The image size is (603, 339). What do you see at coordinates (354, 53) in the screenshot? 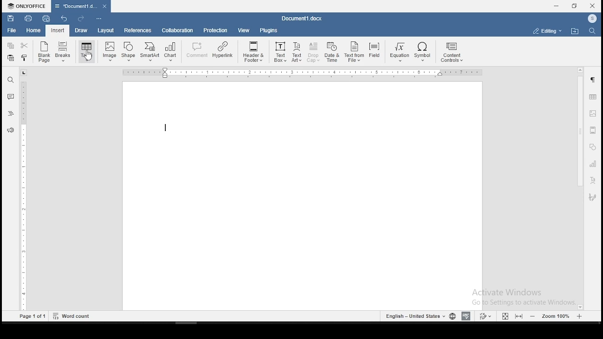
I see `Text From File` at bounding box center [354, 53].